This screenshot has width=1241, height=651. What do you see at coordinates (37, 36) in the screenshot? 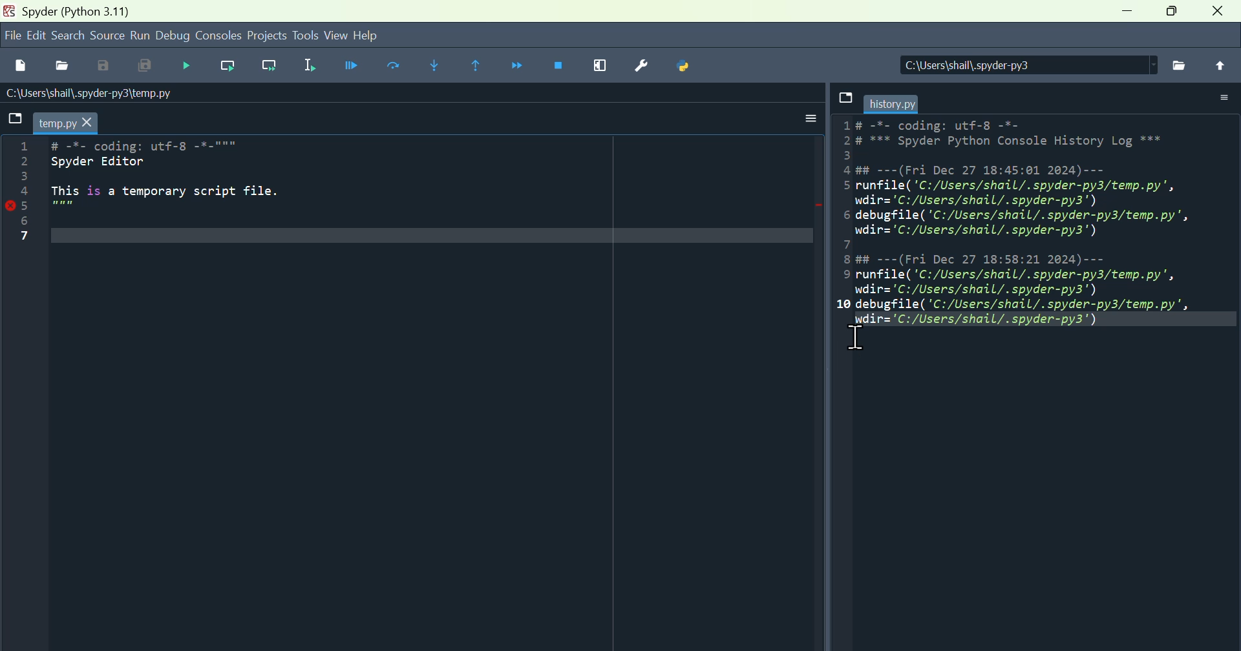
I see `Edit` at bounding box center [37, 36].